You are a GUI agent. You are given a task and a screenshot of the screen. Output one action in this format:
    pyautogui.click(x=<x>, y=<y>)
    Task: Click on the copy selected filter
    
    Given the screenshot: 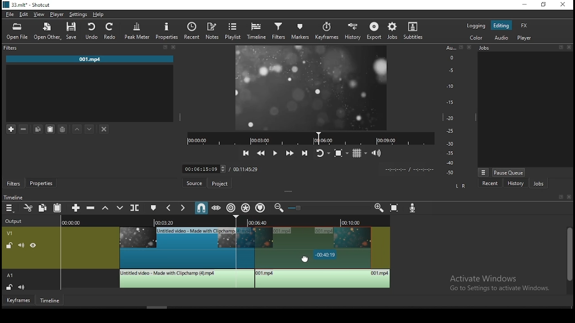 What is the action you would take?
    pyautogui.click(x=38, y=128)
    